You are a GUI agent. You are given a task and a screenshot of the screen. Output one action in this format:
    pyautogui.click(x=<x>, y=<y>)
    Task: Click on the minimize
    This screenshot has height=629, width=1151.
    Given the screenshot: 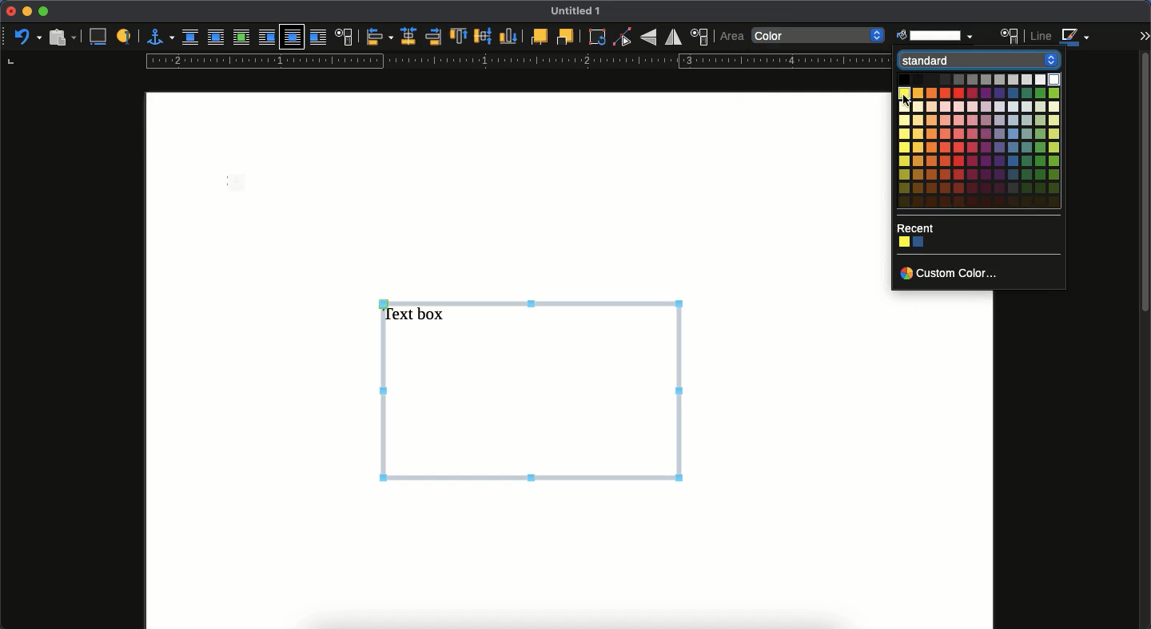 What is the action you would take?
    pyautogui.click(x=26, y=12)
    